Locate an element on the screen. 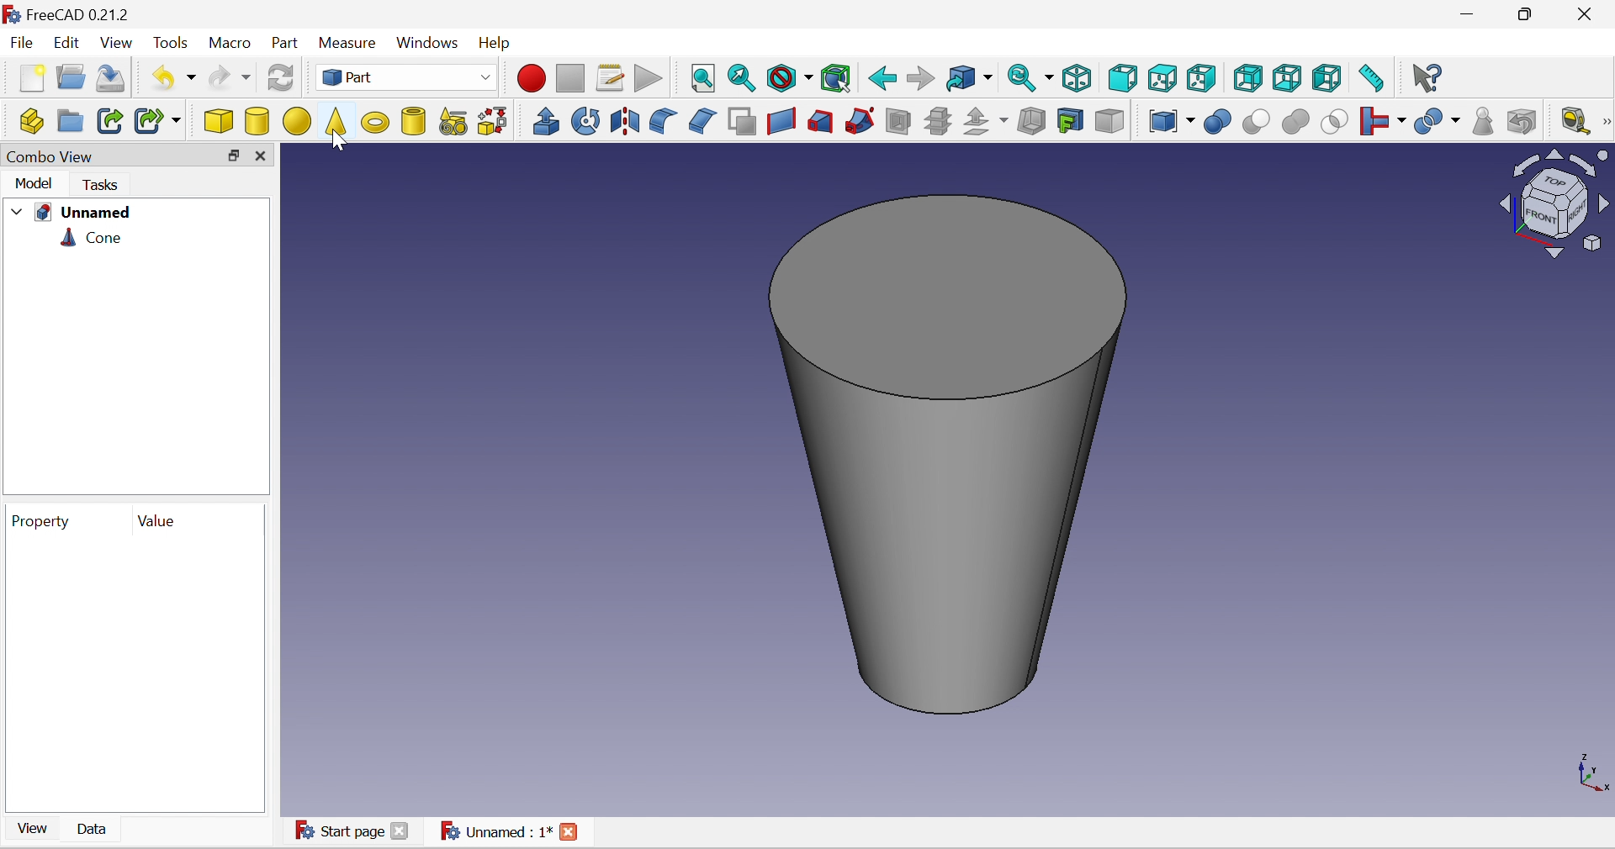 The image size is (1615, 849). Combo view is located at coordinates (50, 156).